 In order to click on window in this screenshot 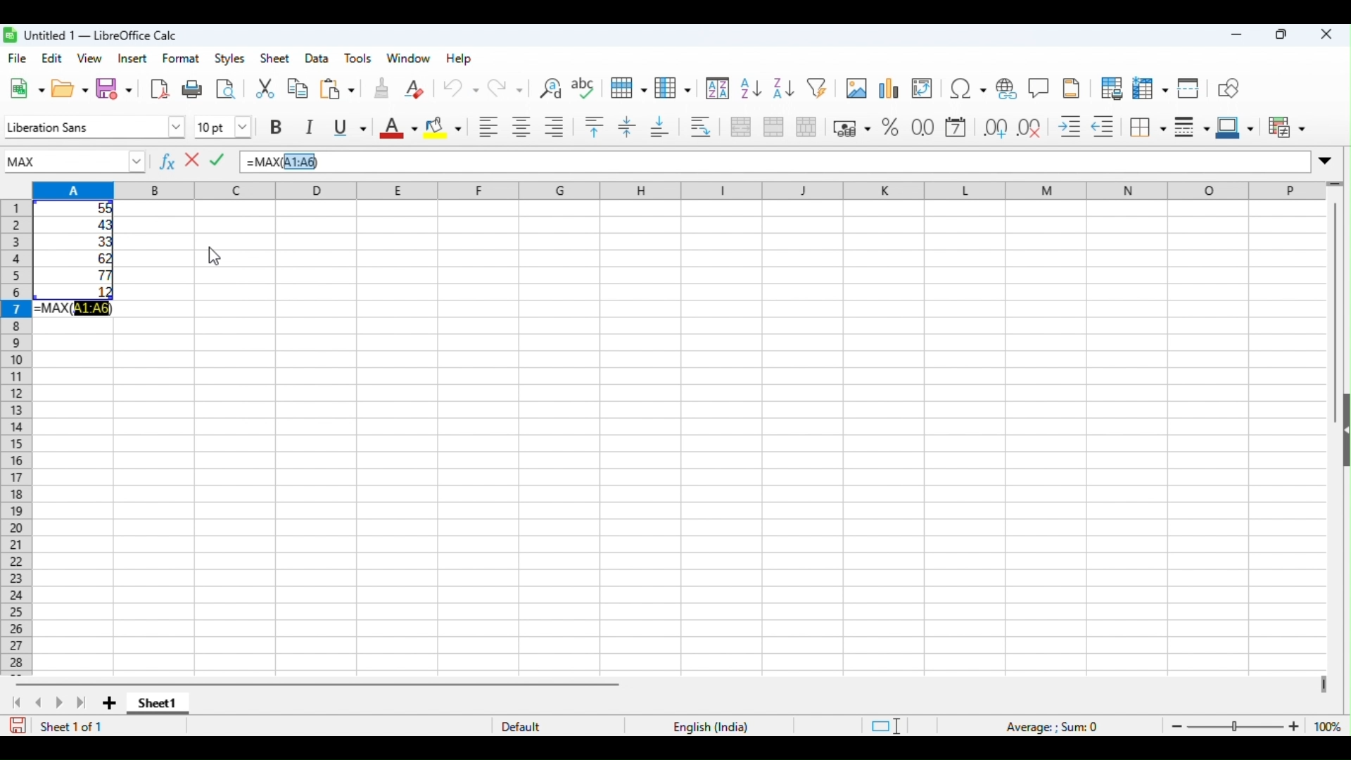, I will do `click(408, 58)`.